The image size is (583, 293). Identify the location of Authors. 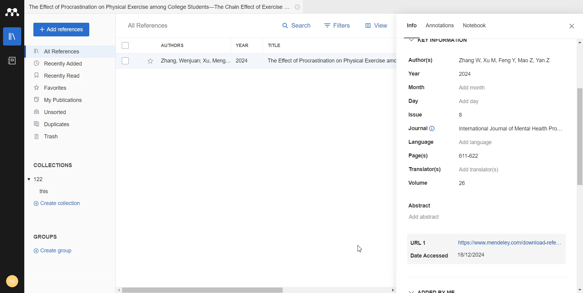
(184, 45).